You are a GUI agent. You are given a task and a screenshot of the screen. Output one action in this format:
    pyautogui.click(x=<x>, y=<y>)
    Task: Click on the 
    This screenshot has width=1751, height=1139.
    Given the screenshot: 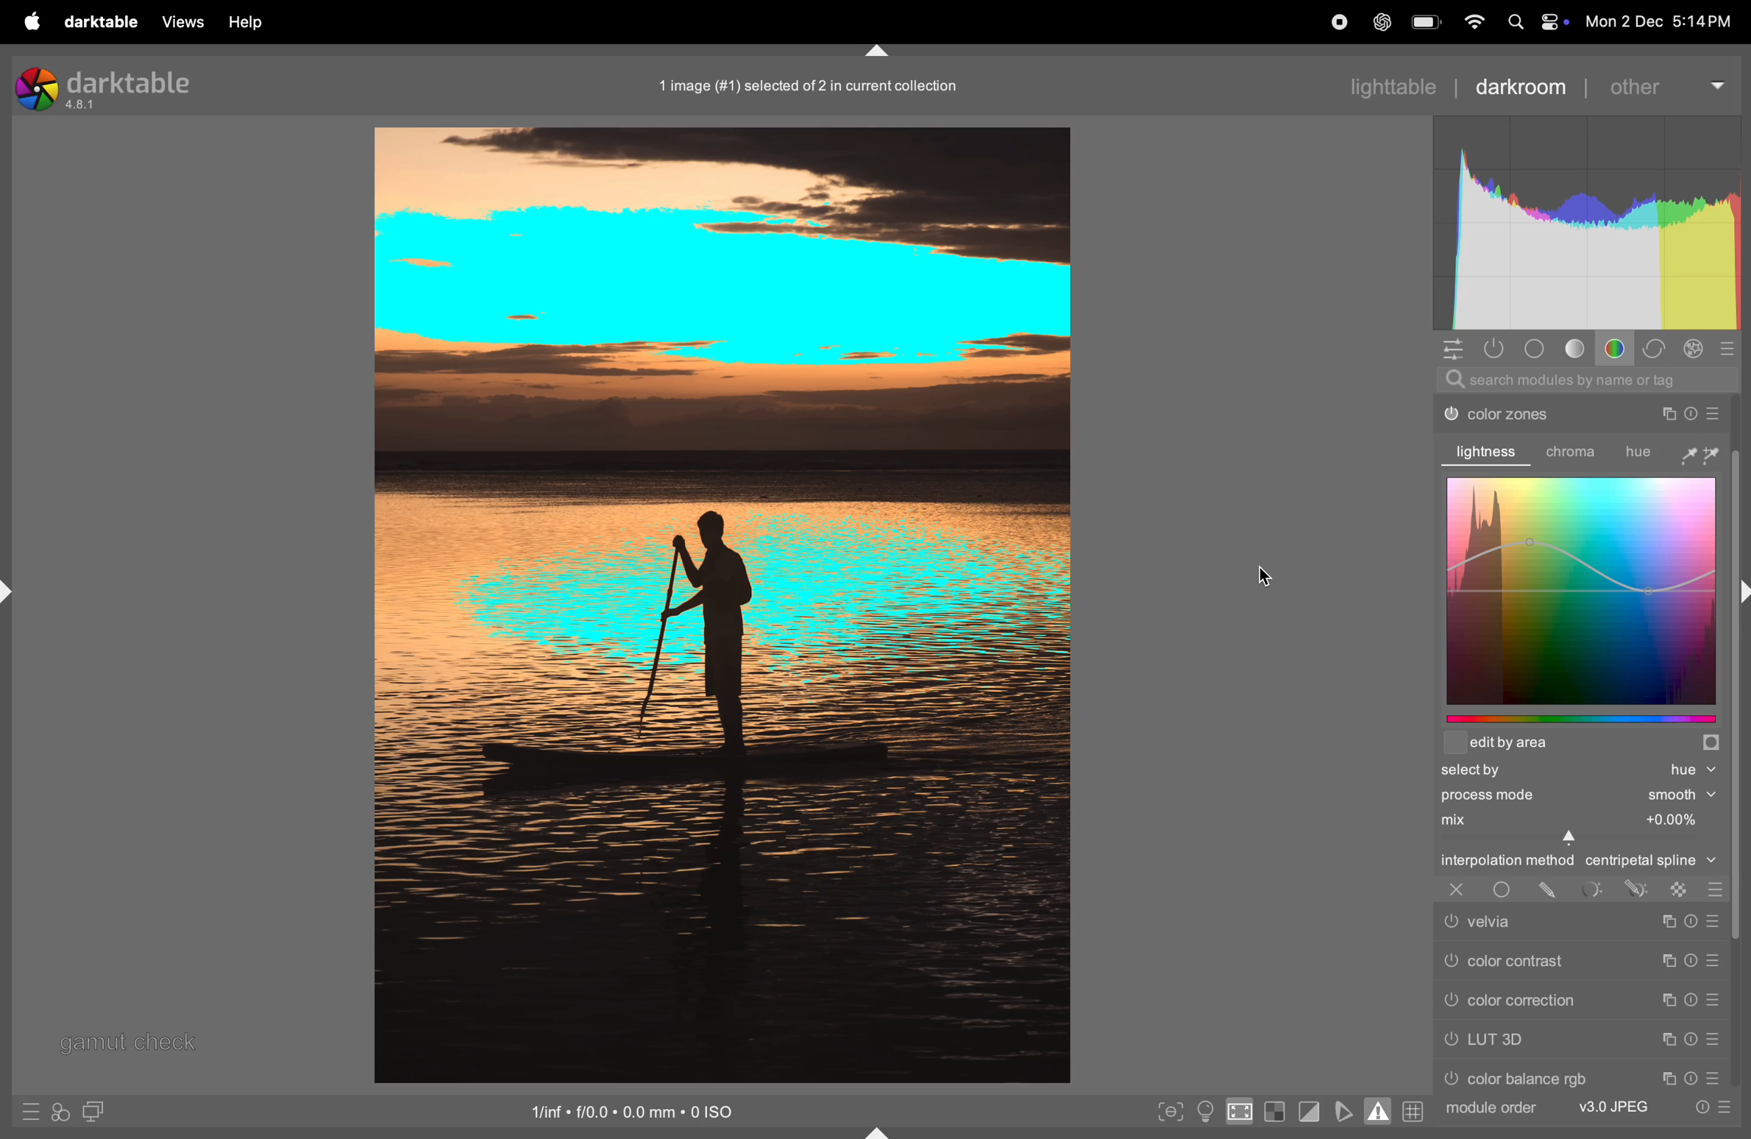 What is the action you would take?
    pyautogui.click(x=1681, y=890)
    